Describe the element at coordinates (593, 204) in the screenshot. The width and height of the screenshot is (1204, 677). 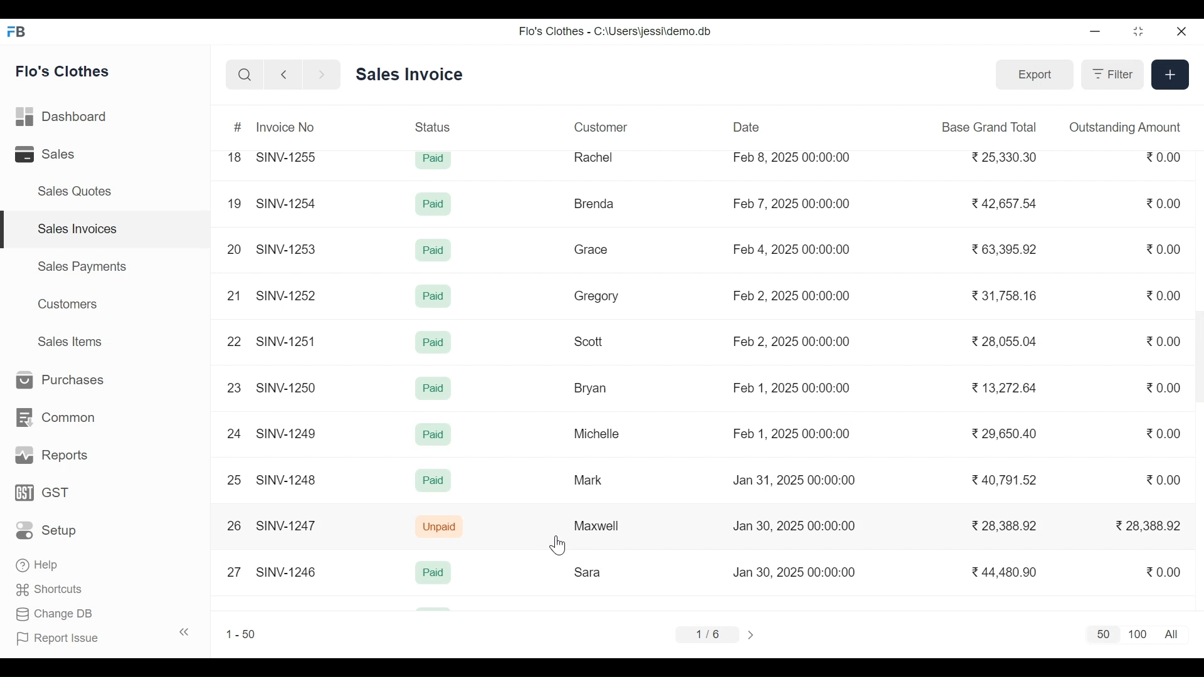
I see `Brenda` at that location.